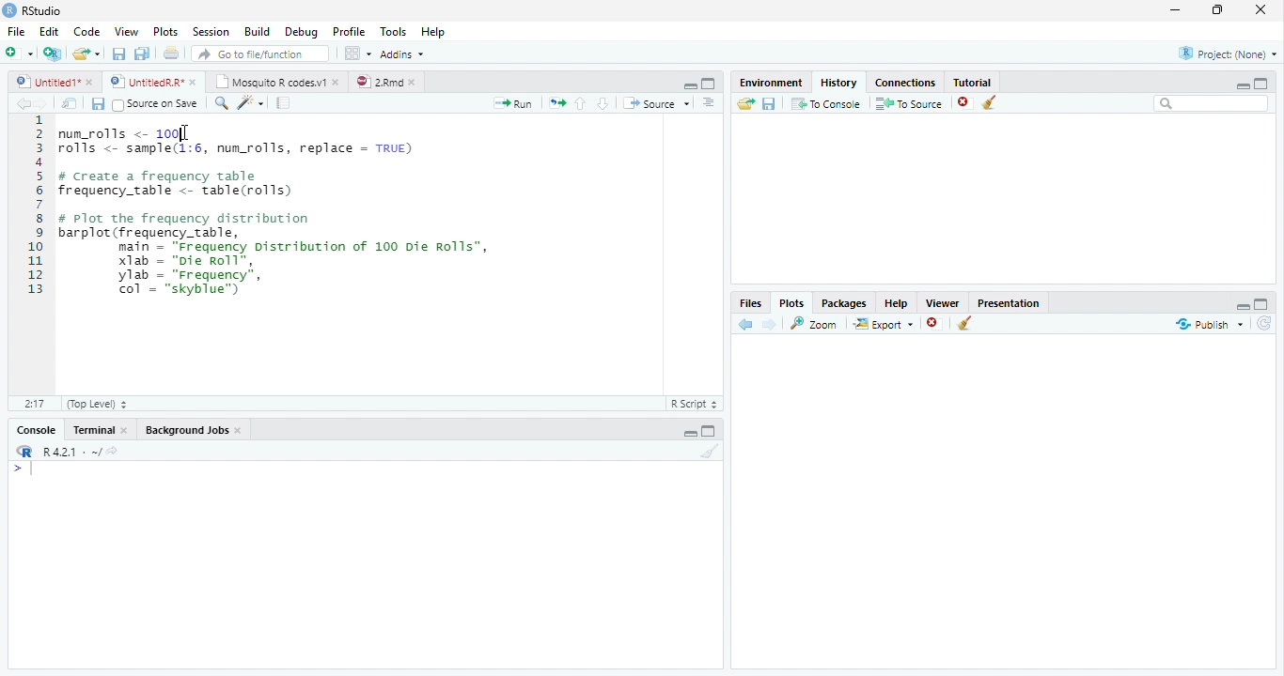 This screenshot has height=676, width=1284. What do you see at coordinates (909, 103) in the screenshot?
I see `To Source` at bounding box center [909, 103].